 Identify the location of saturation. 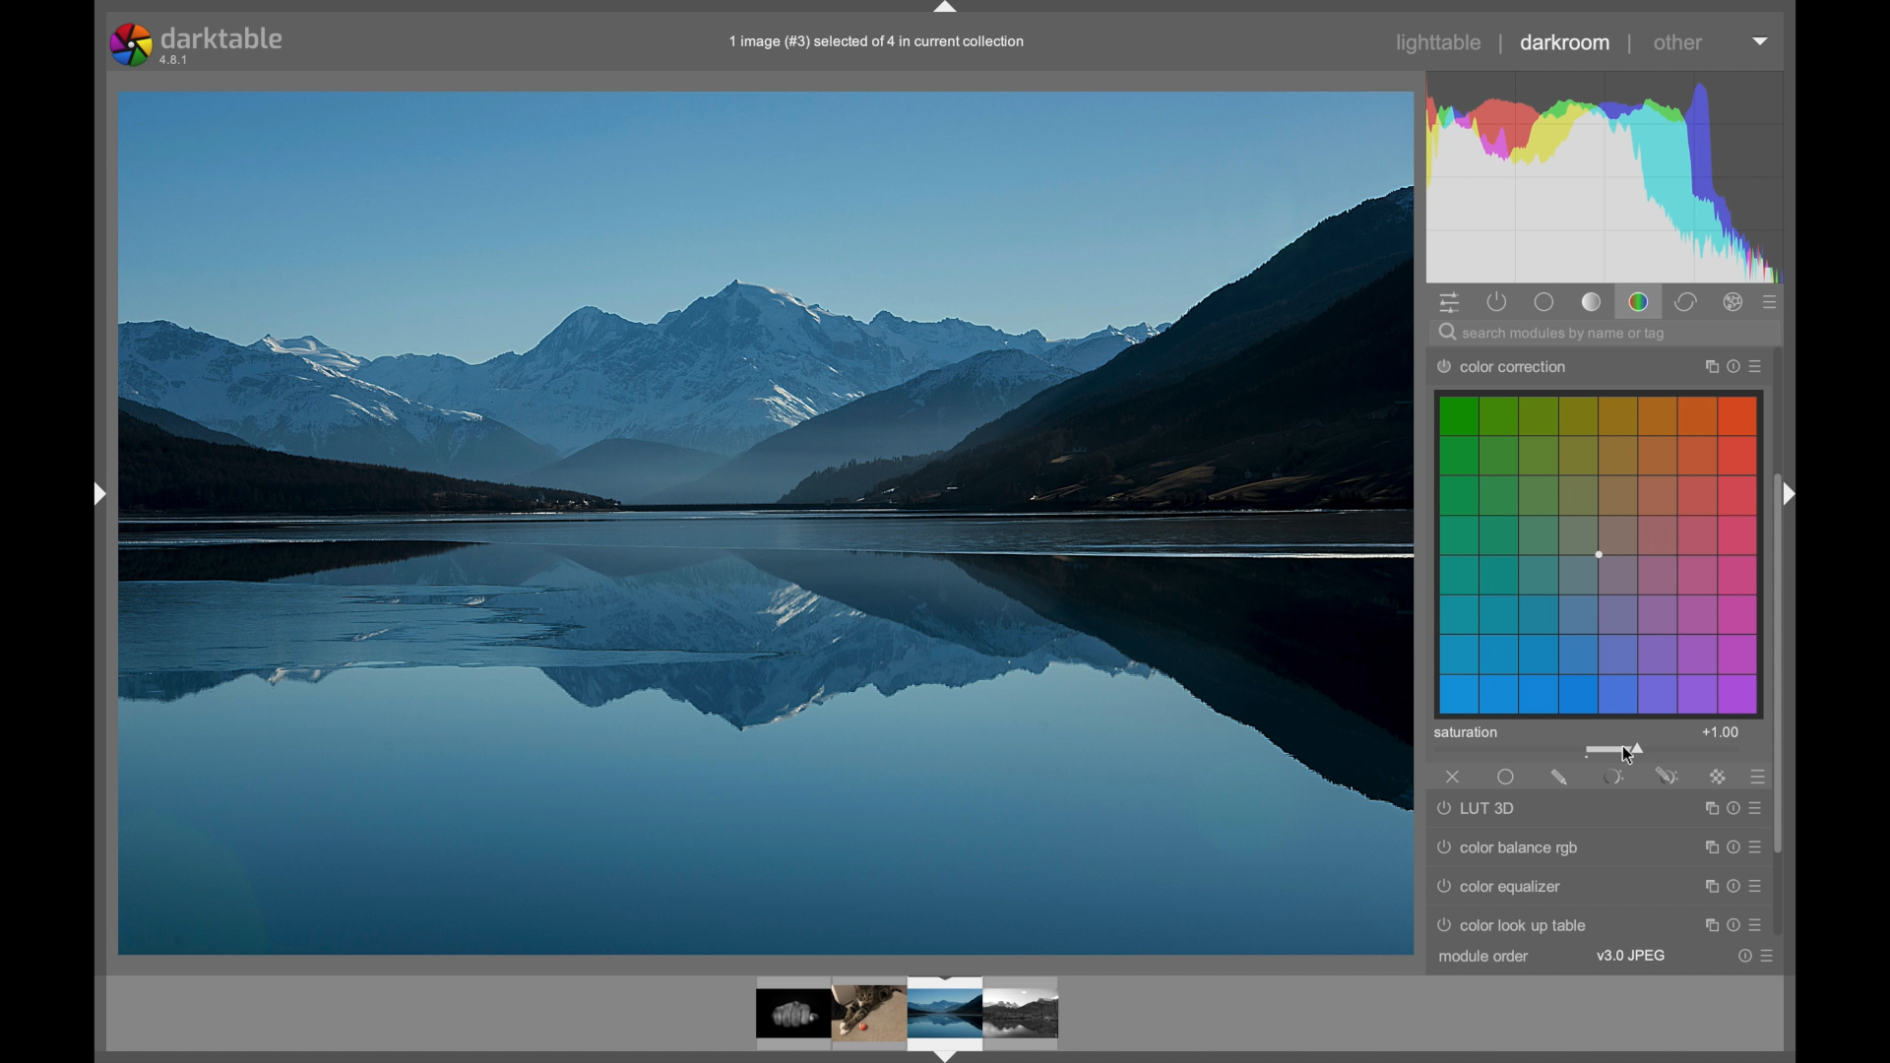
(1466, 733).